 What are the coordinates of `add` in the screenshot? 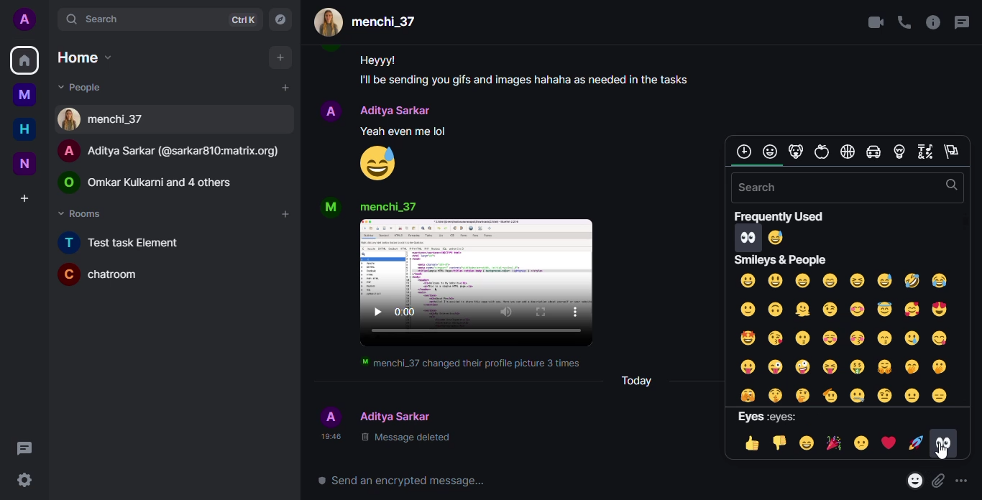 It's located at (284, 88).